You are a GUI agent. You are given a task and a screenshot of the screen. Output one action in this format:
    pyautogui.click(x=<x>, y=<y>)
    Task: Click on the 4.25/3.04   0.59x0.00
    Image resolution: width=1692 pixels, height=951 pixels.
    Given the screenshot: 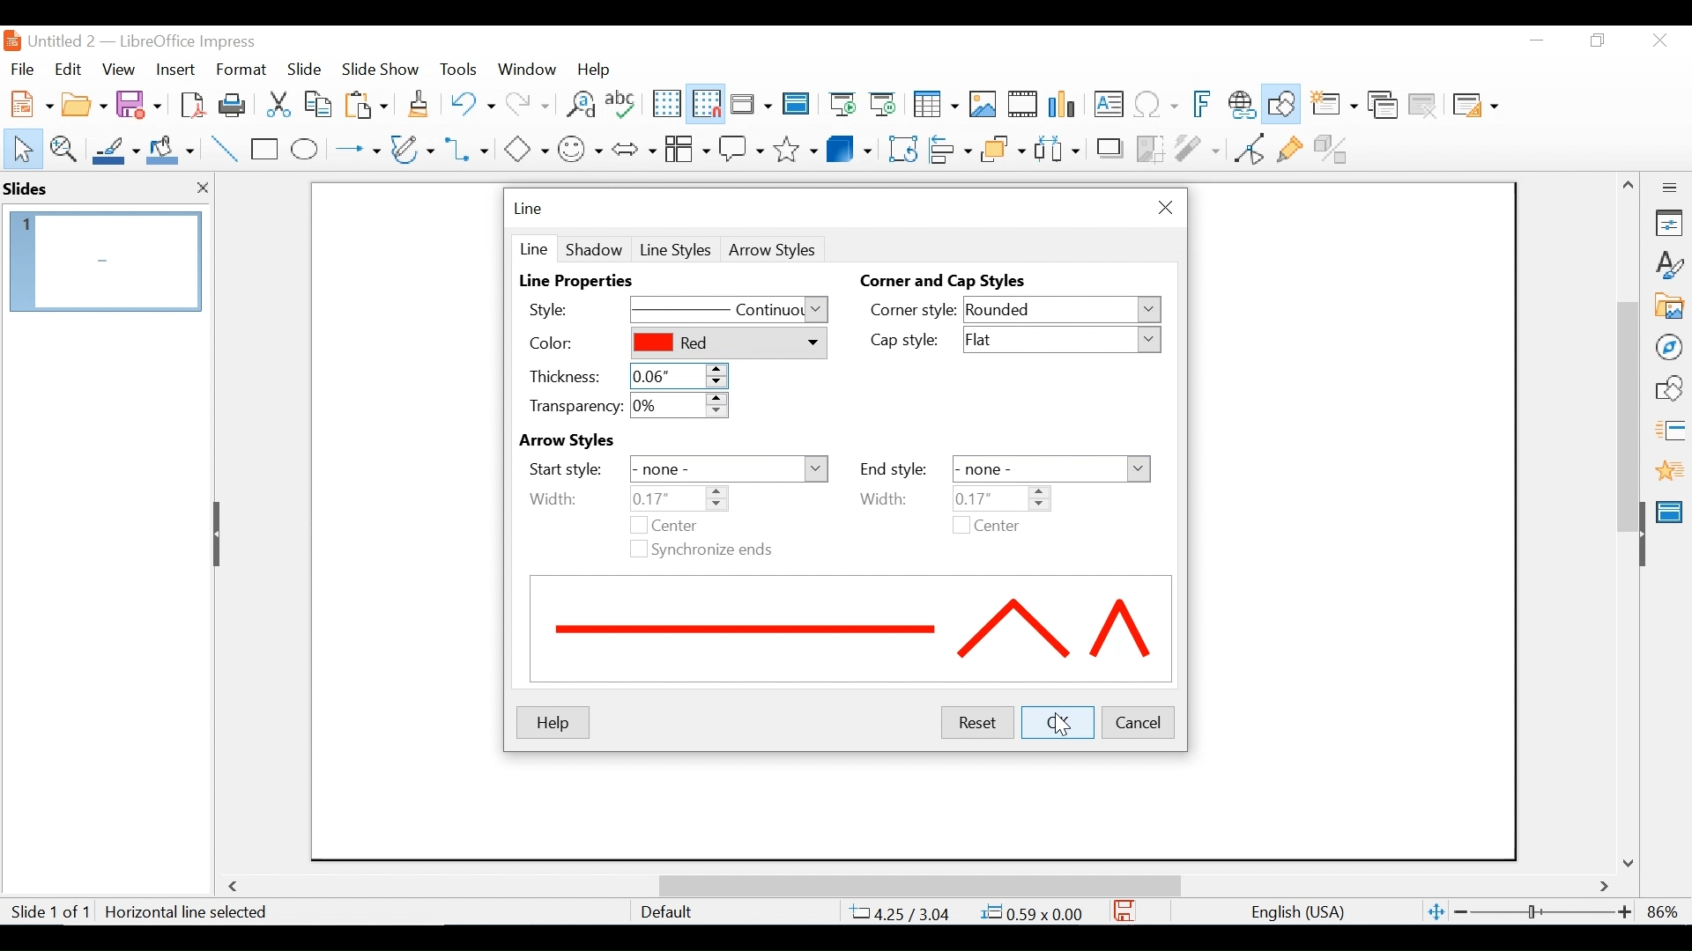 What is the action you would take?
    pyautogui.click(x=968, y=912)
    